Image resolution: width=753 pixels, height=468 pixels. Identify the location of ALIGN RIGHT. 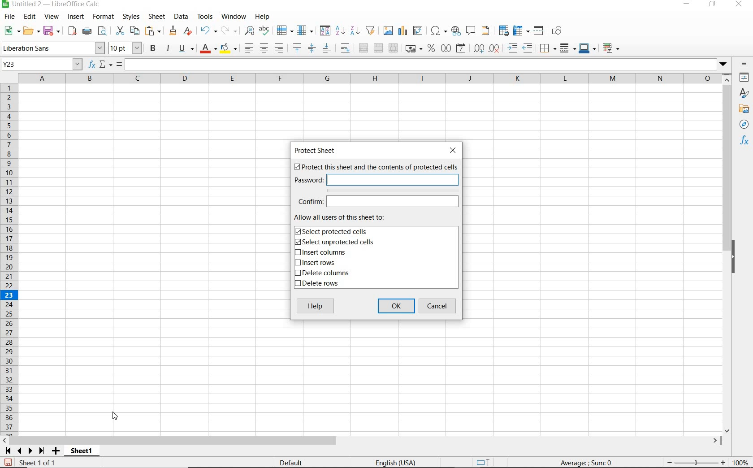
(279, 48).